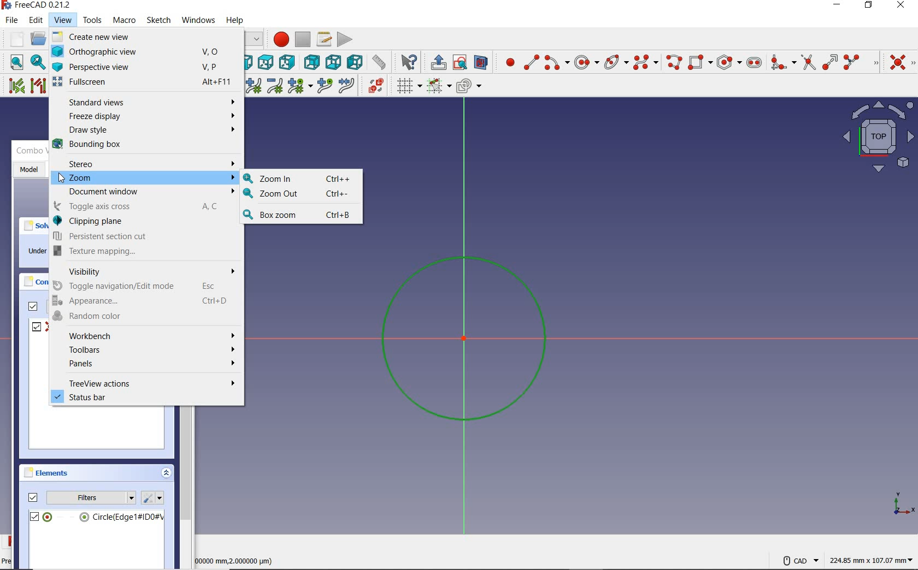 The image size is (918, 570). I want to click on left, so click(354, 61).